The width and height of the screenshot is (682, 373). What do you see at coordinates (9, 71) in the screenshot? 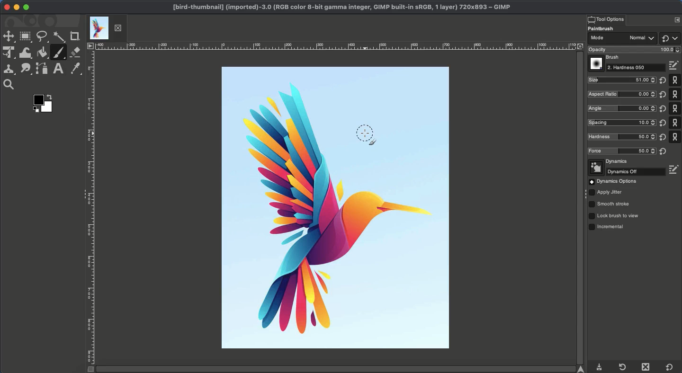
I see `Clone` at bounding box center [9, 71].